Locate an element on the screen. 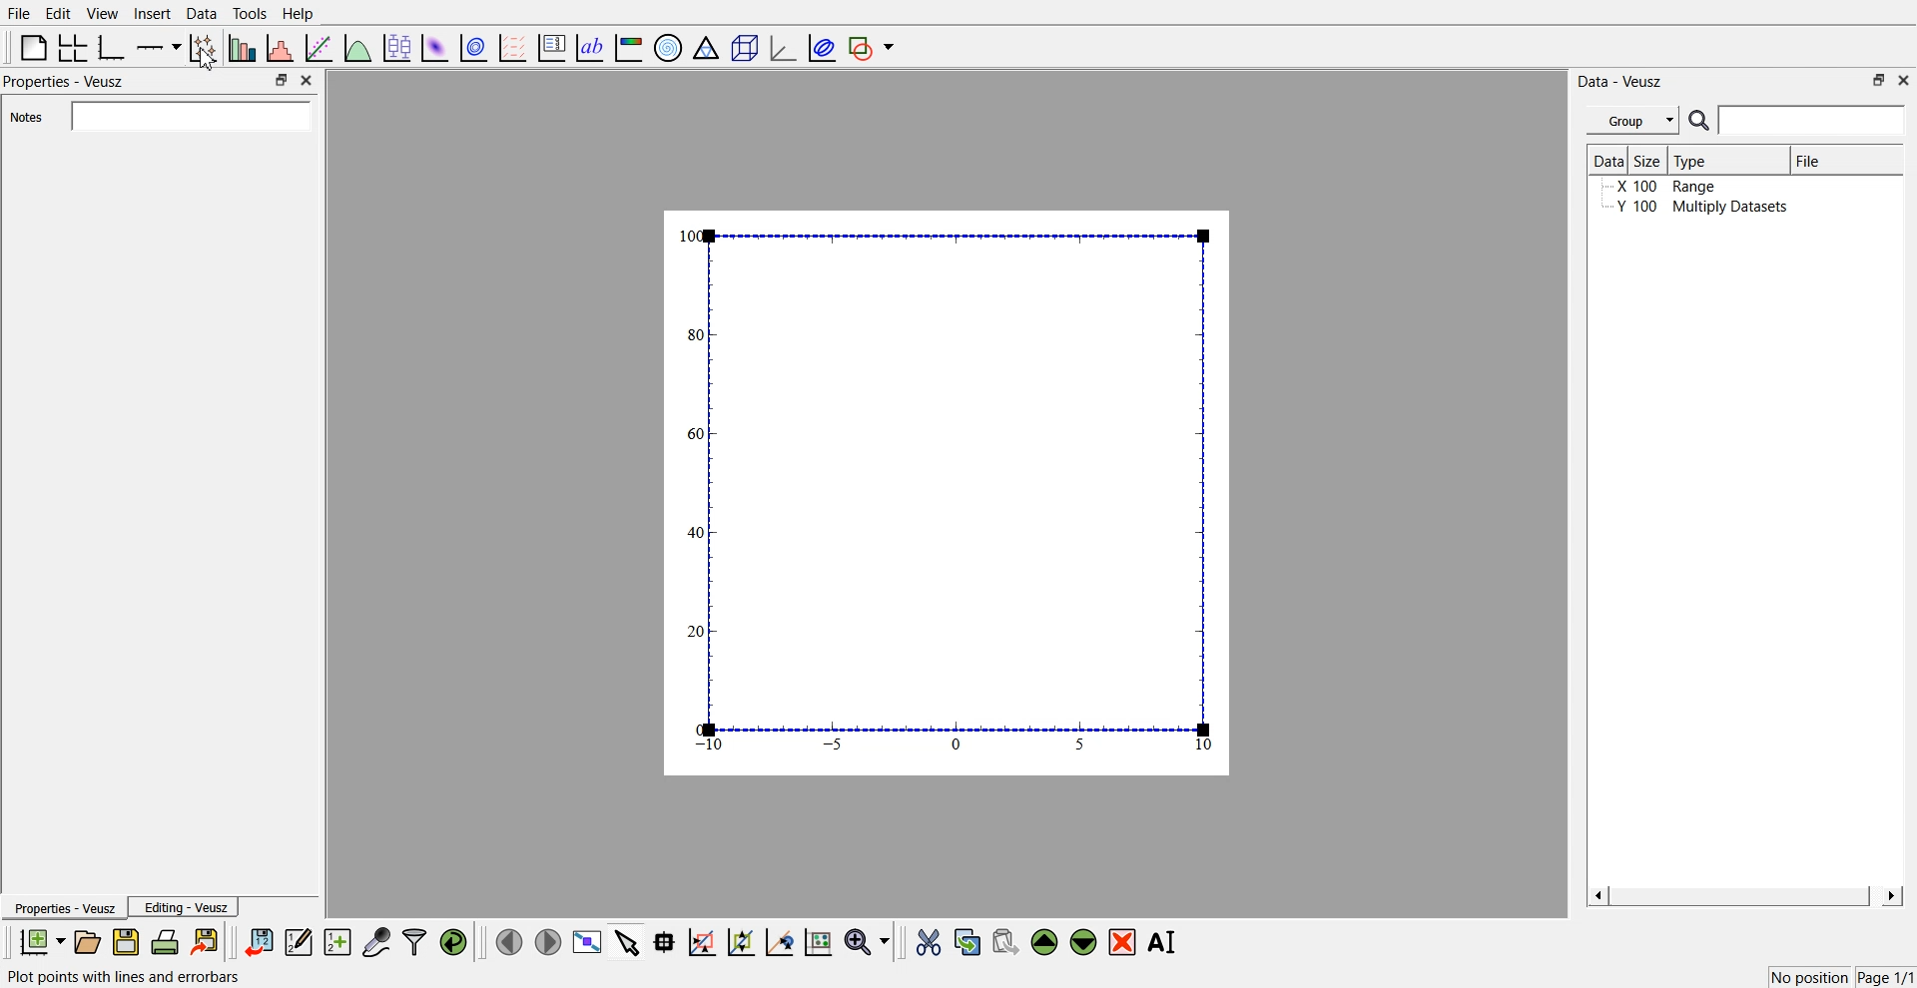  Plot points with lines and errorbars is located at coordinates (128, 977).